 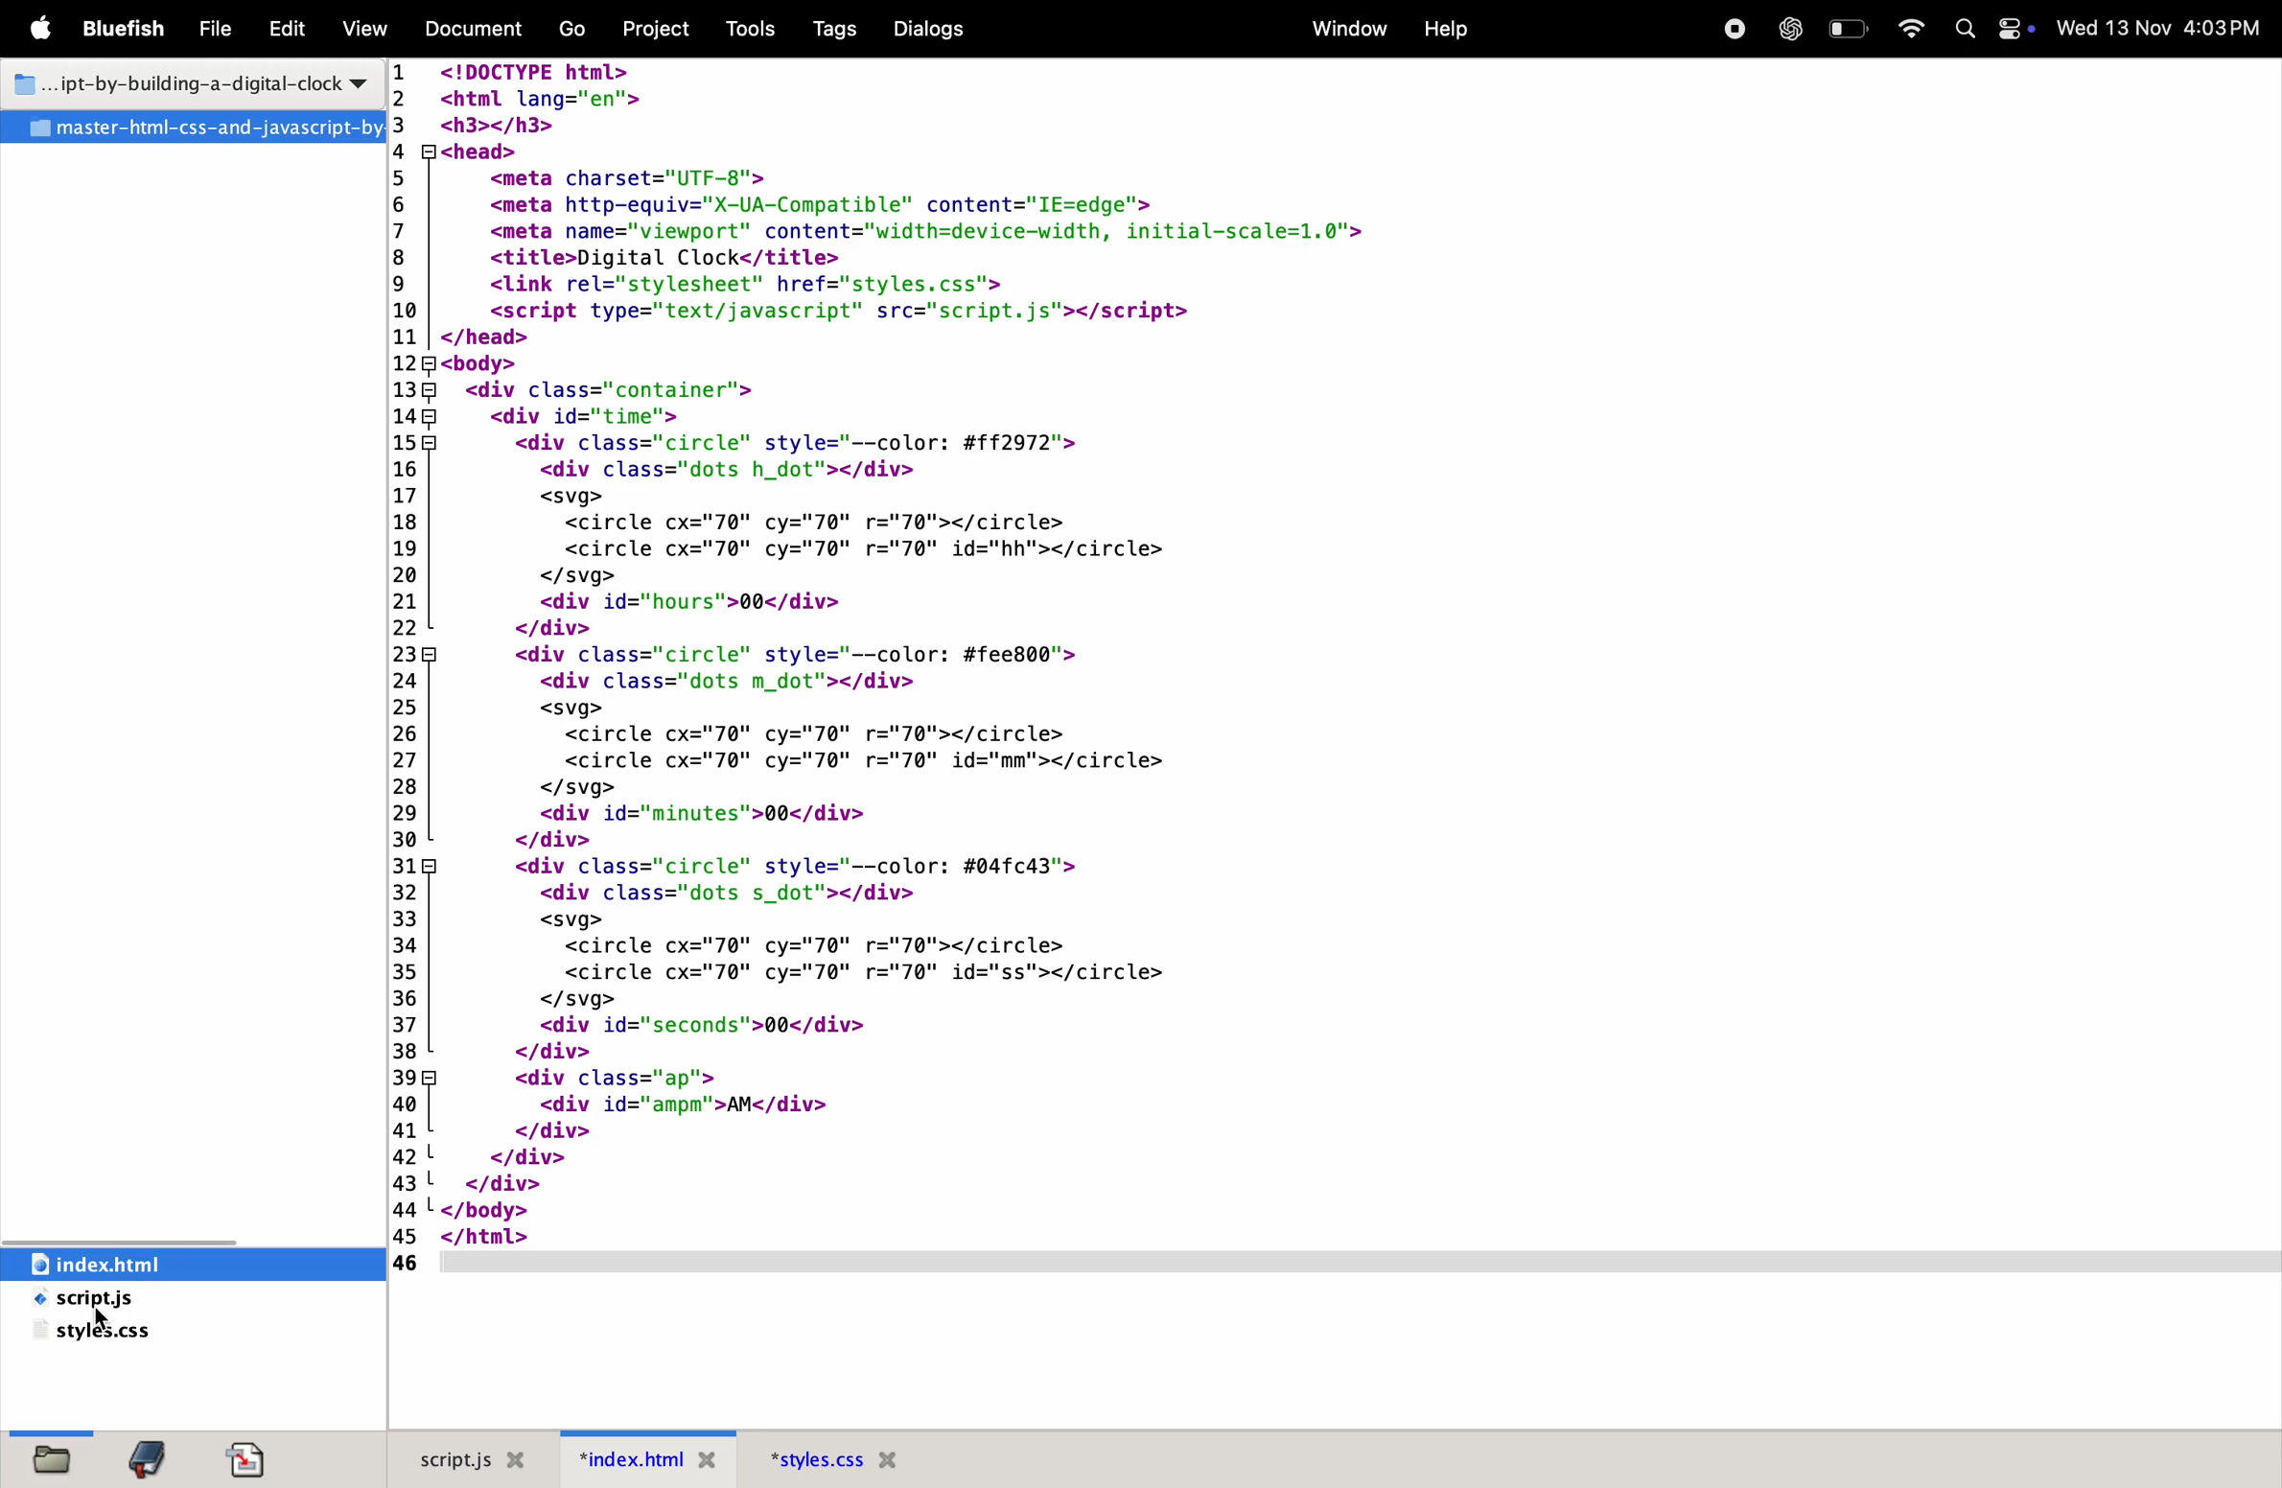 I want to click on time and date, so click(x=2160, y=27).